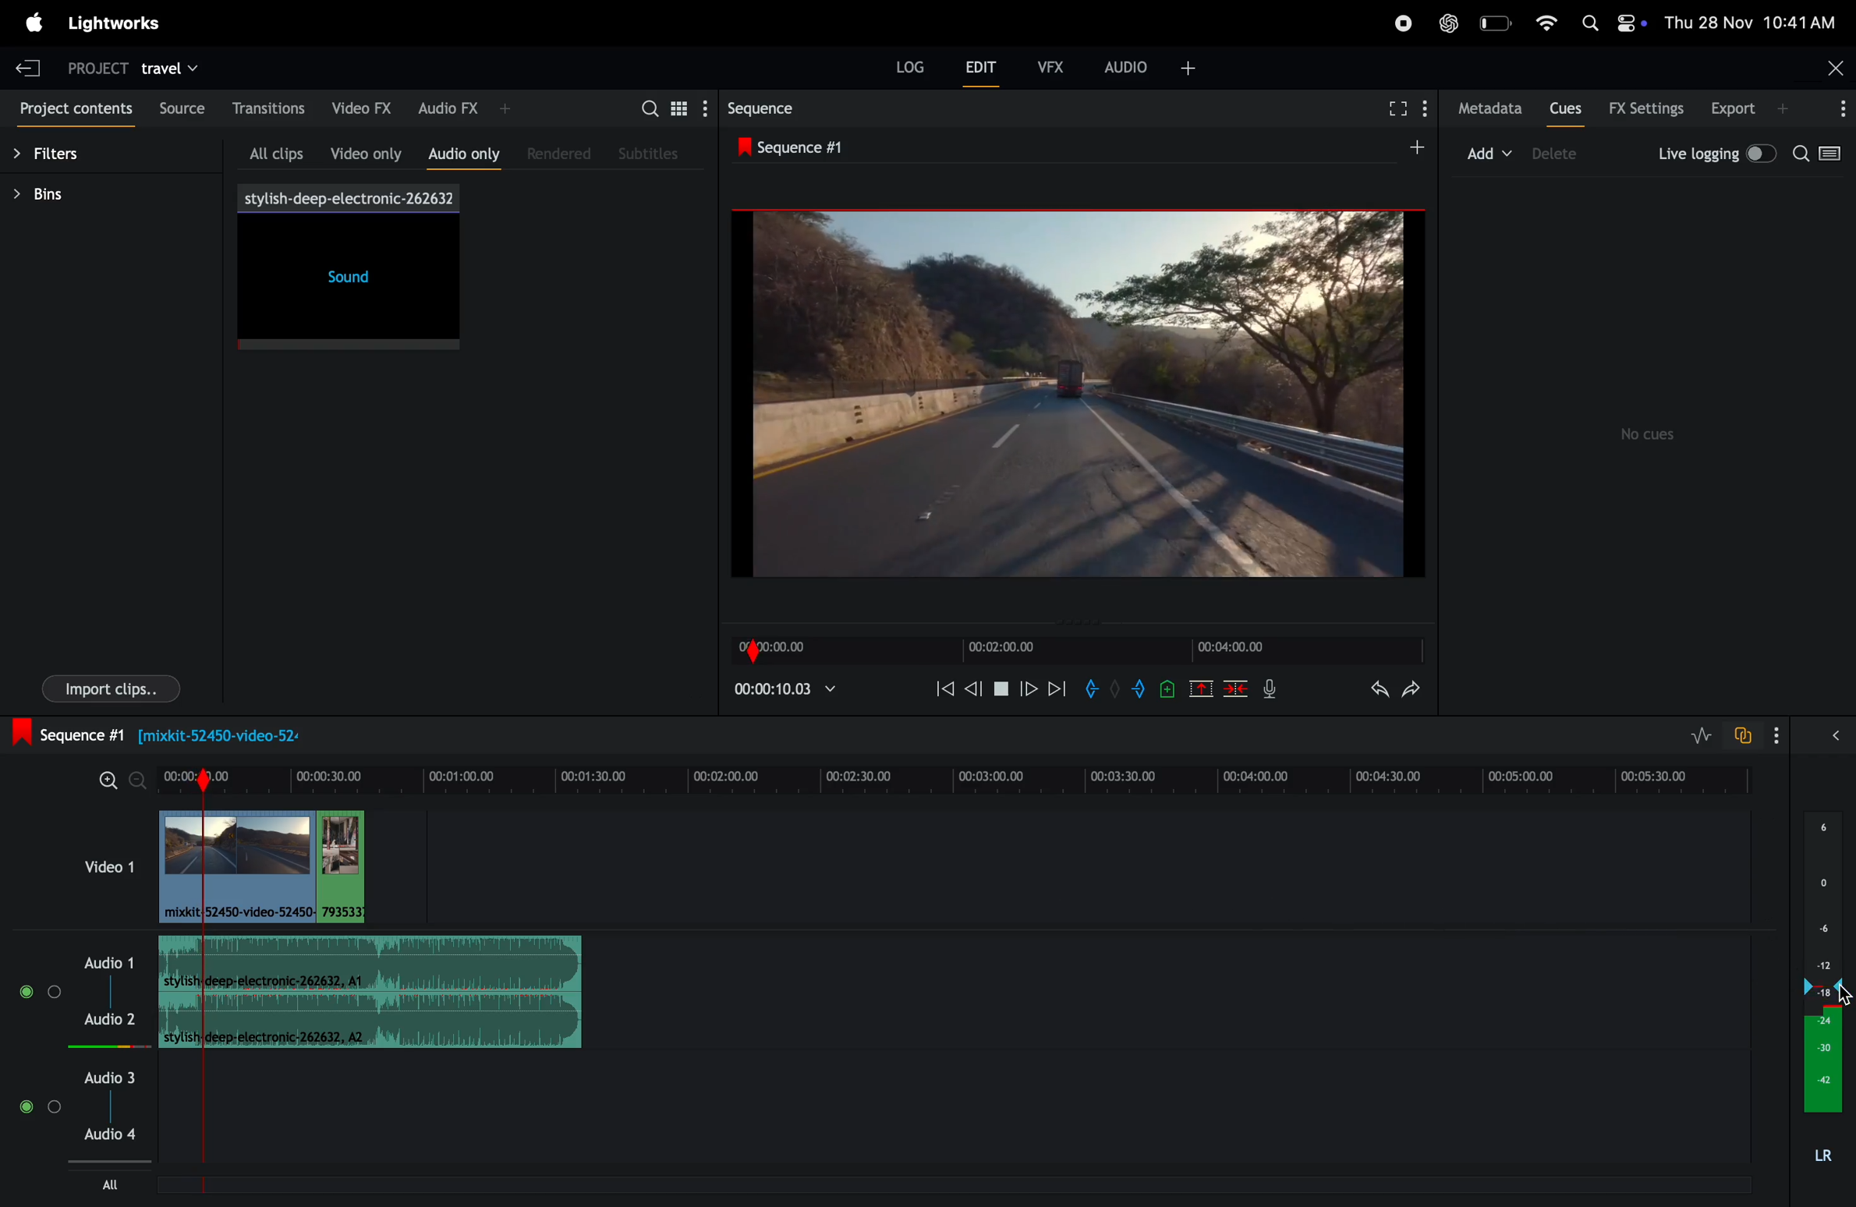  I want to click on add out mark, so click(1135, 692).